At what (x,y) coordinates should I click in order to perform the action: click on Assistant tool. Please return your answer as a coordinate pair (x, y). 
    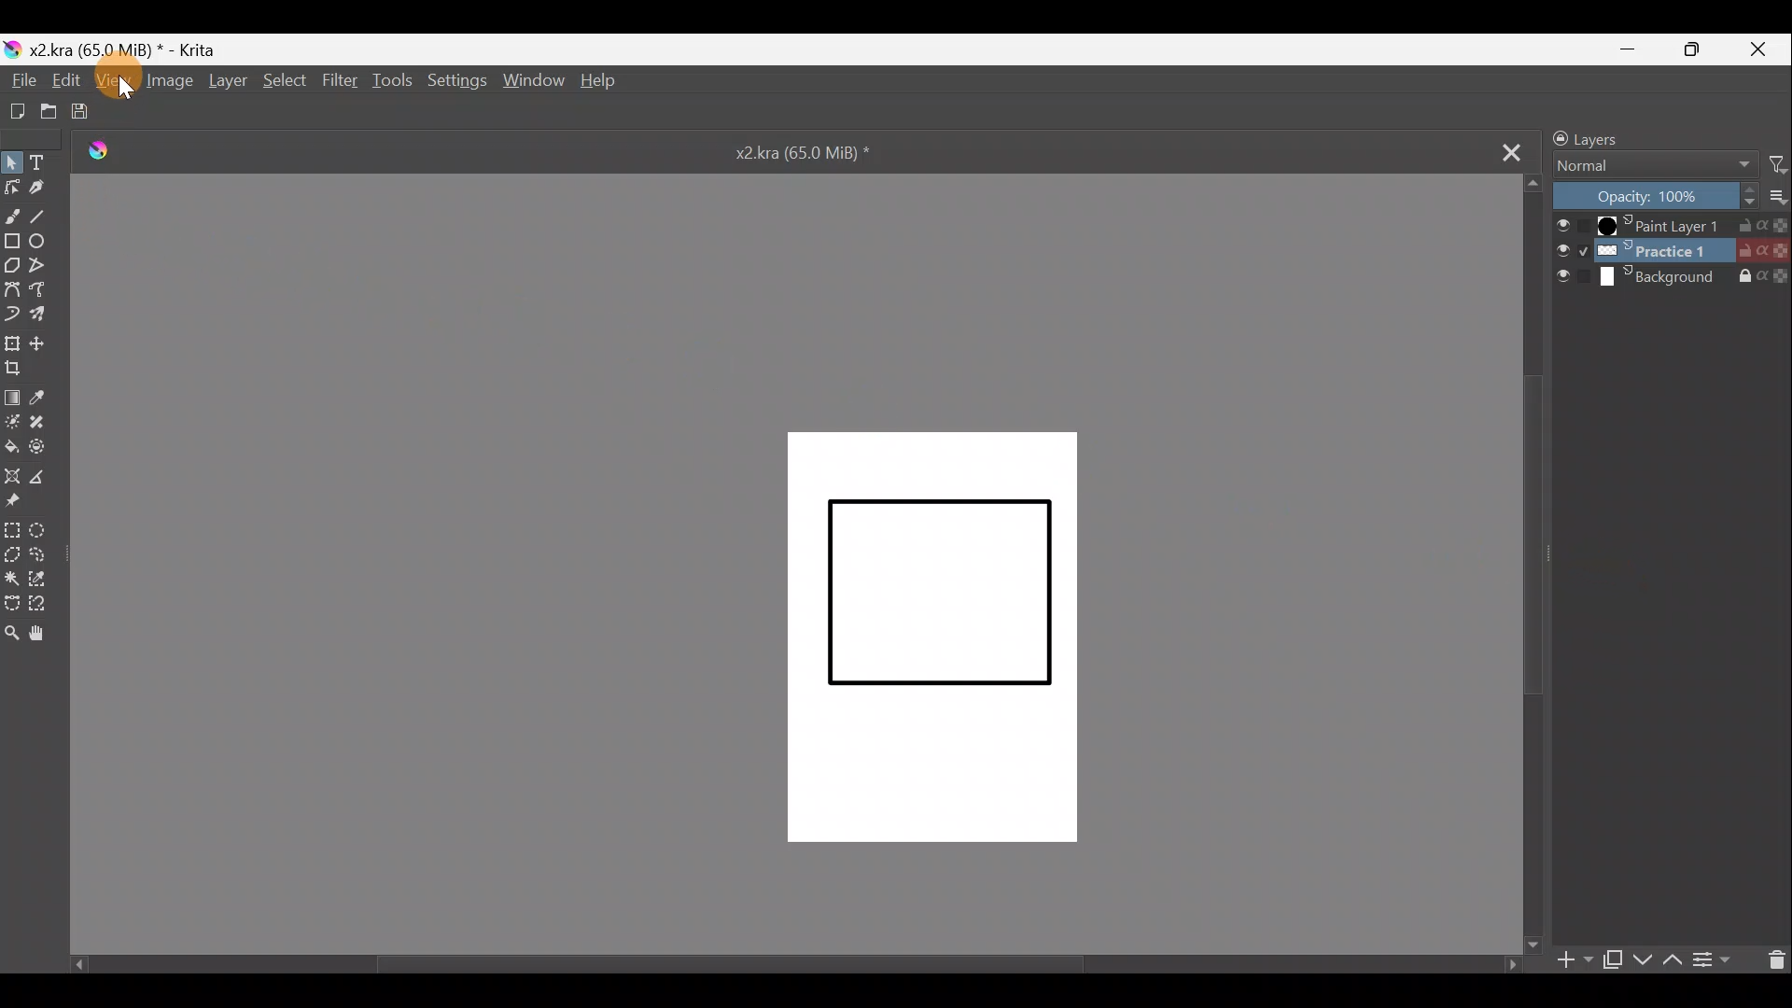
    Looking at the image, I should click on (12, 476).